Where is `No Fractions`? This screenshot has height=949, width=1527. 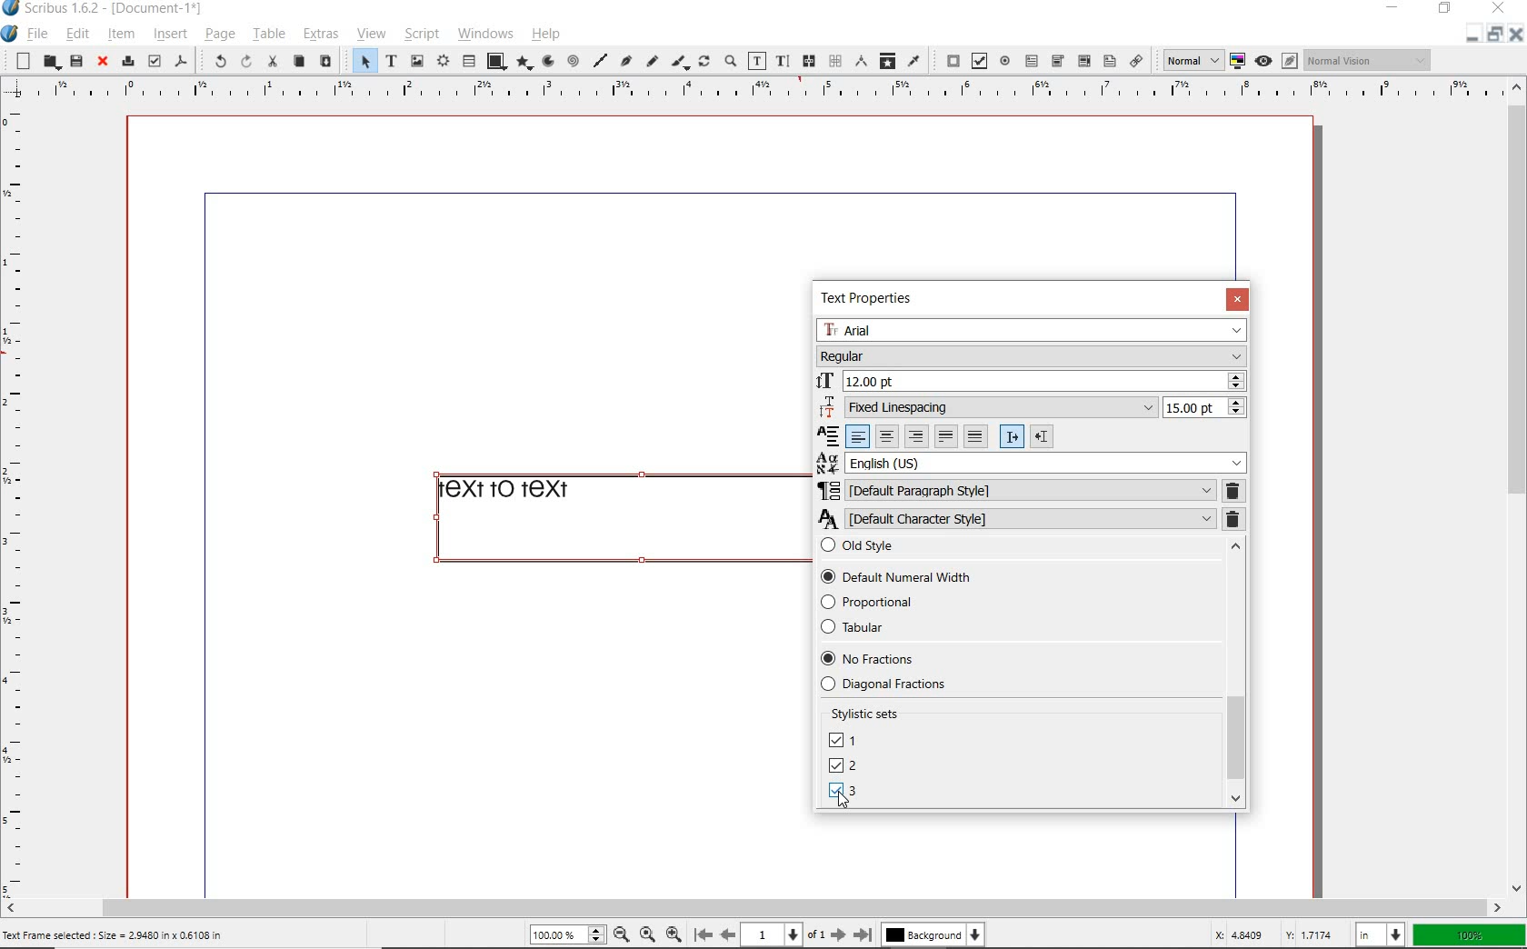
No Fractions is located at coordinates (867, 658).